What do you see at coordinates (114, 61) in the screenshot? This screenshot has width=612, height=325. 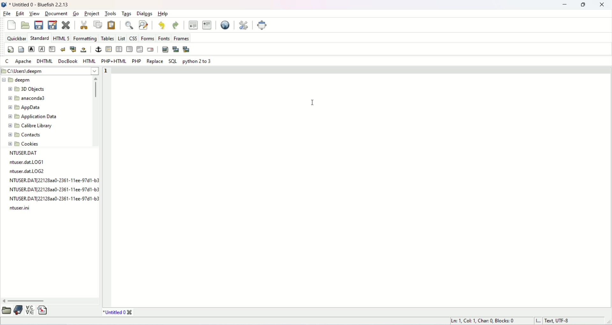 I see `PHP+HTML` at bounding box center [114, 61].